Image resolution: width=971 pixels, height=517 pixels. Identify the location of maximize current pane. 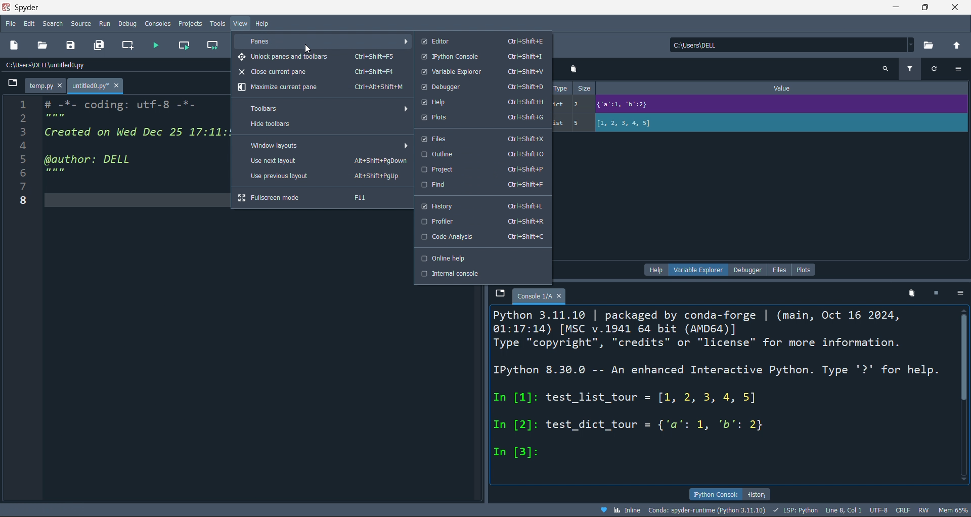
(321, 89).